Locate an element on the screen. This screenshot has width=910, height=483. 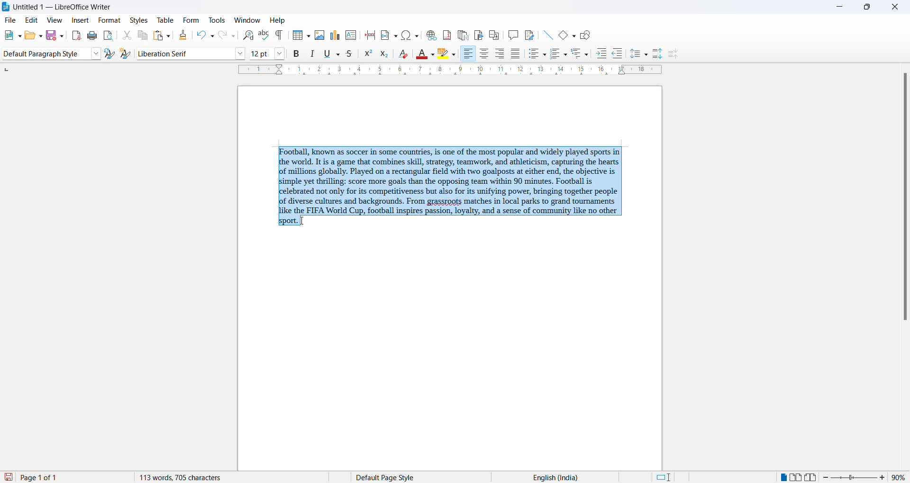
insert field is located at coordinates (388, 36).